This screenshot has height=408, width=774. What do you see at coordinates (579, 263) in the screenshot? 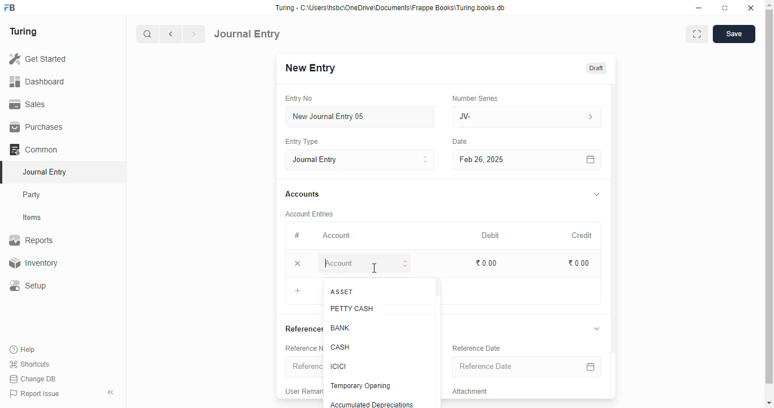
I see `₹0.00` at bounding box center [579, 263].